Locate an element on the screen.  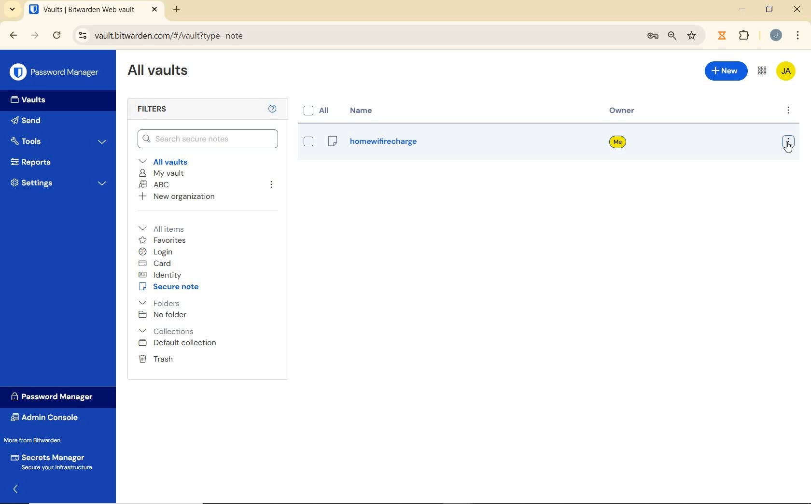
More from Bitwarden is located at coordinates (39, 440).